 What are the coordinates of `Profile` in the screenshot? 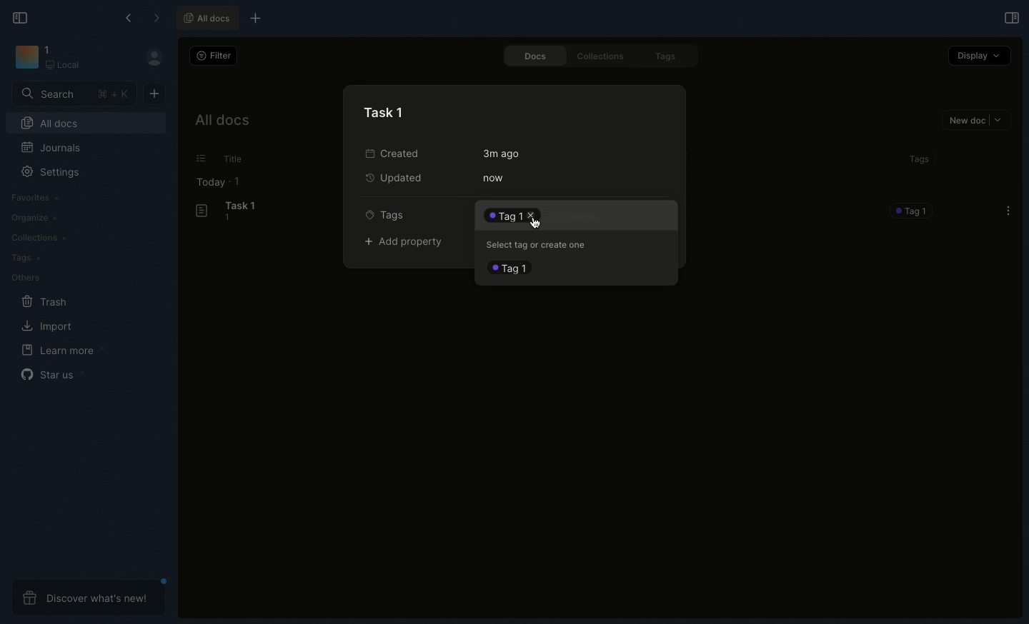 It's located at (153, 56).